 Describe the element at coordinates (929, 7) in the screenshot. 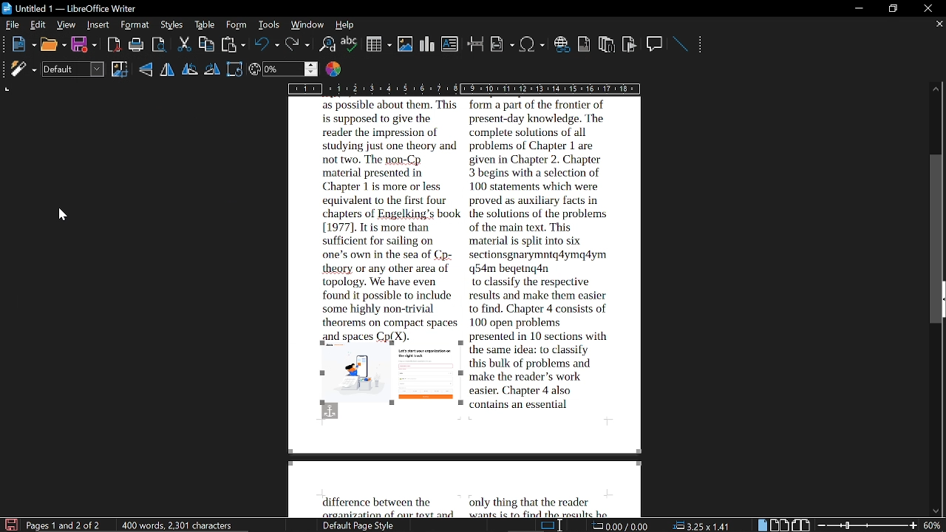

I see `close` at that location.